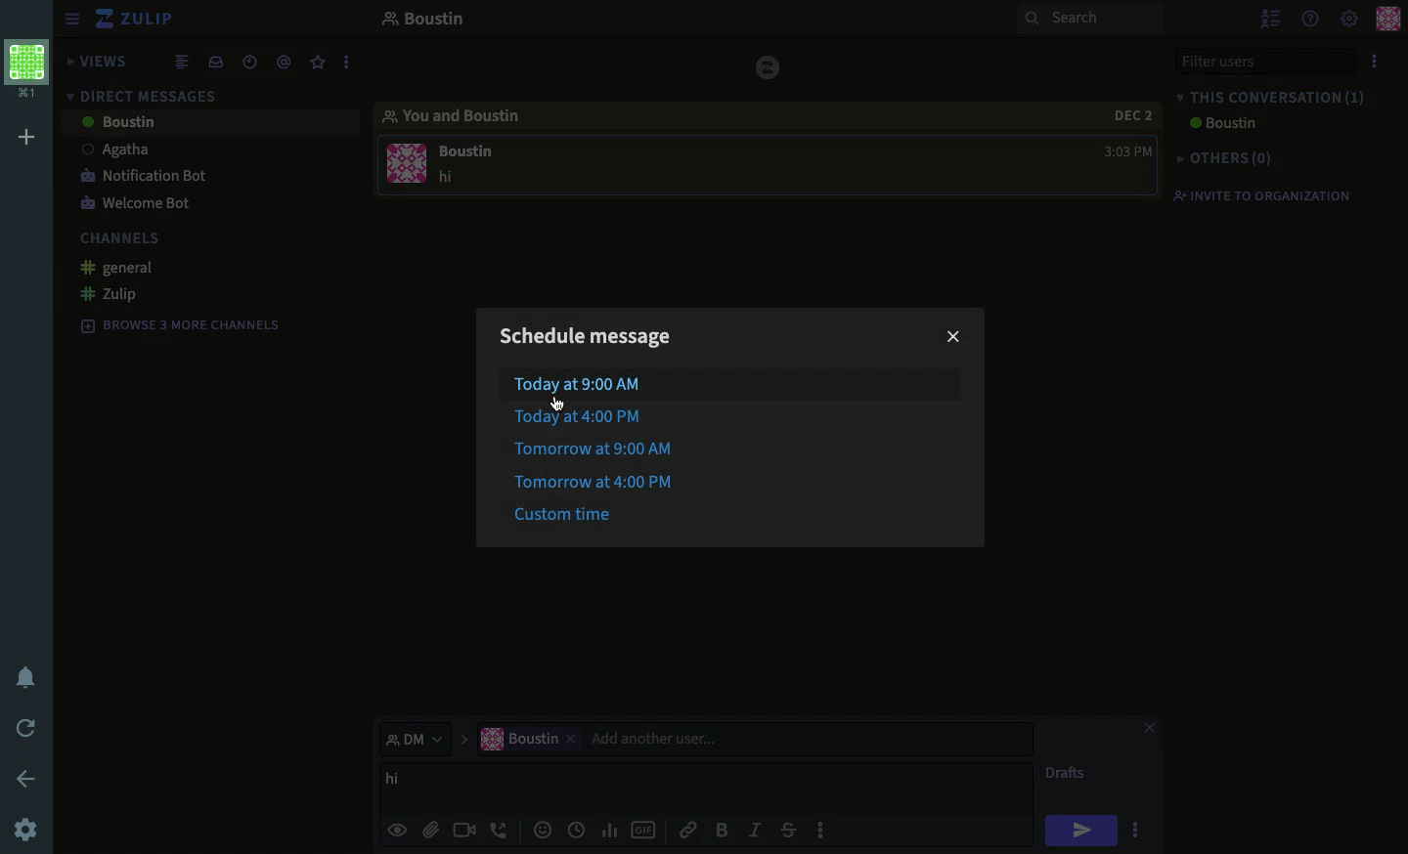 The image size is (1408, 854). Describe the element at coordinates (825, 833) in the screenshot. I see `options` at that location.